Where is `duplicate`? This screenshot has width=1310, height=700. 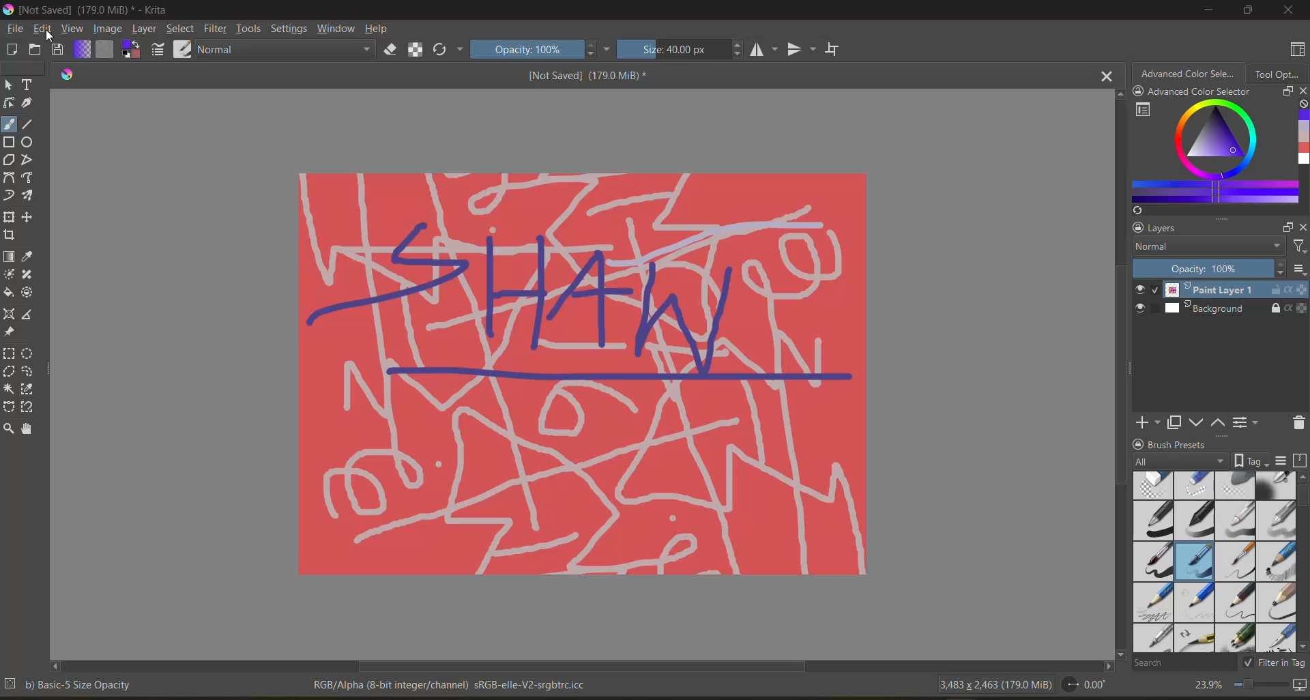
duplicate is located at coordinates (1175, 422).